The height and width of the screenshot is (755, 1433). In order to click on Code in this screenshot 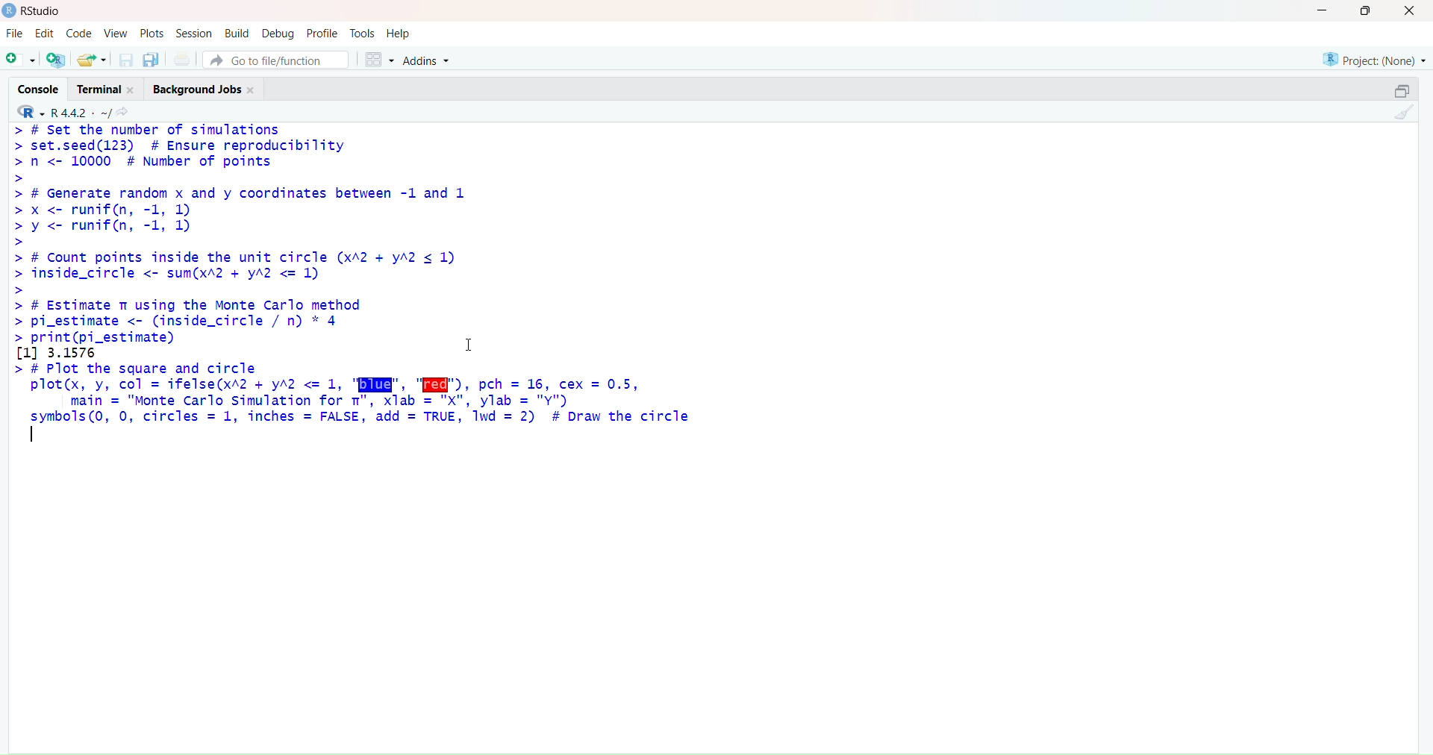, I will do `click(78, 33)`.